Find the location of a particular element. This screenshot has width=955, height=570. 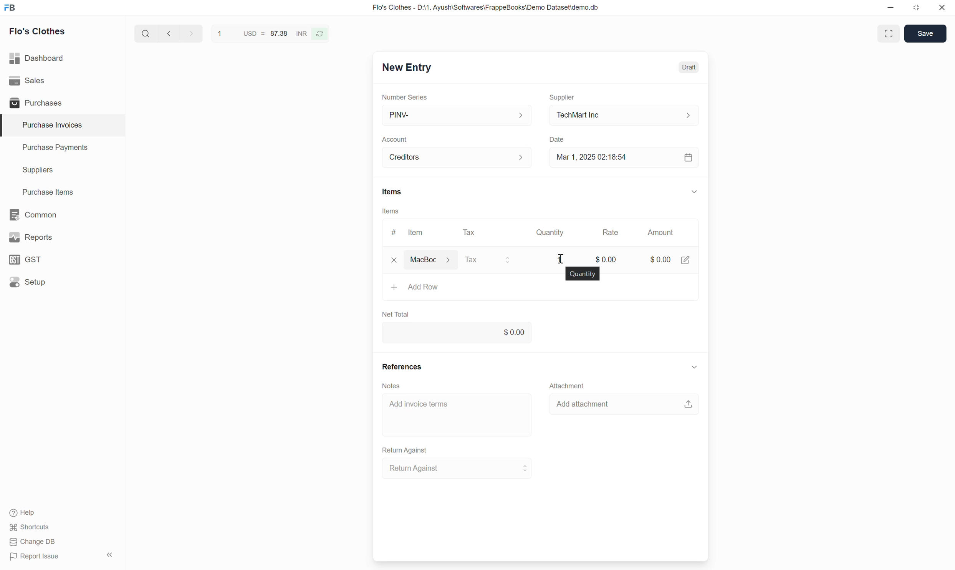

Rate is located at coordinates (611, 232).